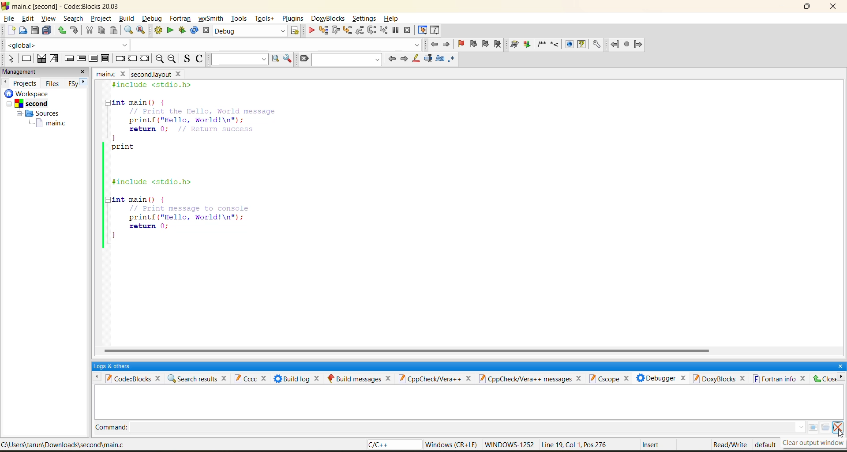 The width and height of the screenshot is (847, 452). I want to click on Cursor, so click(840, 435).